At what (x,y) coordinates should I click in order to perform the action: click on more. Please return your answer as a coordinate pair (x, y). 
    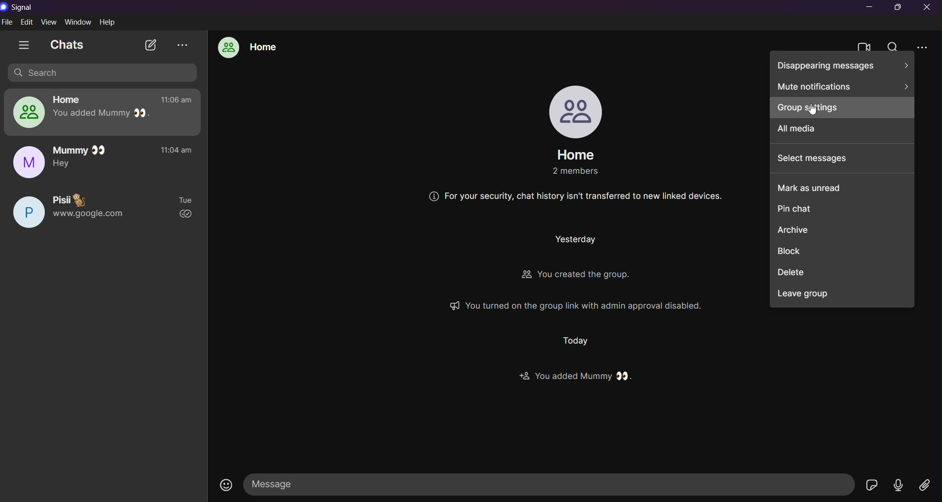
    Looking at the image, I should click on (925, 45).